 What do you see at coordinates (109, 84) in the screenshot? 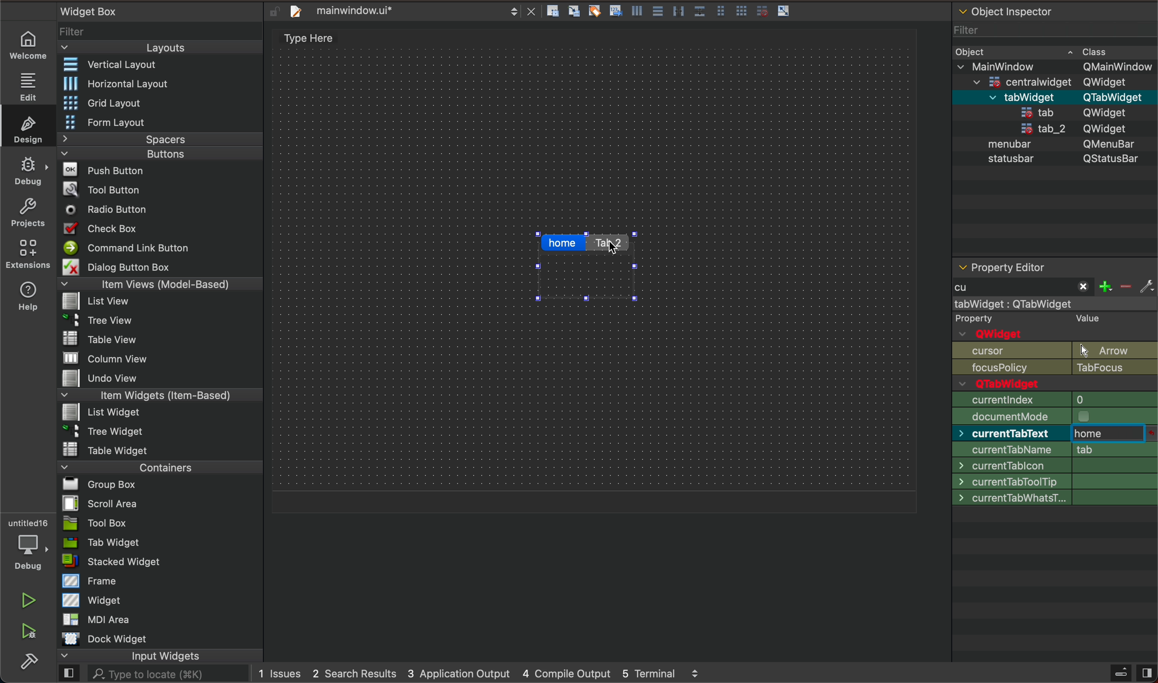
I see `Horizontal Layout` at bounding box center [109, 84].